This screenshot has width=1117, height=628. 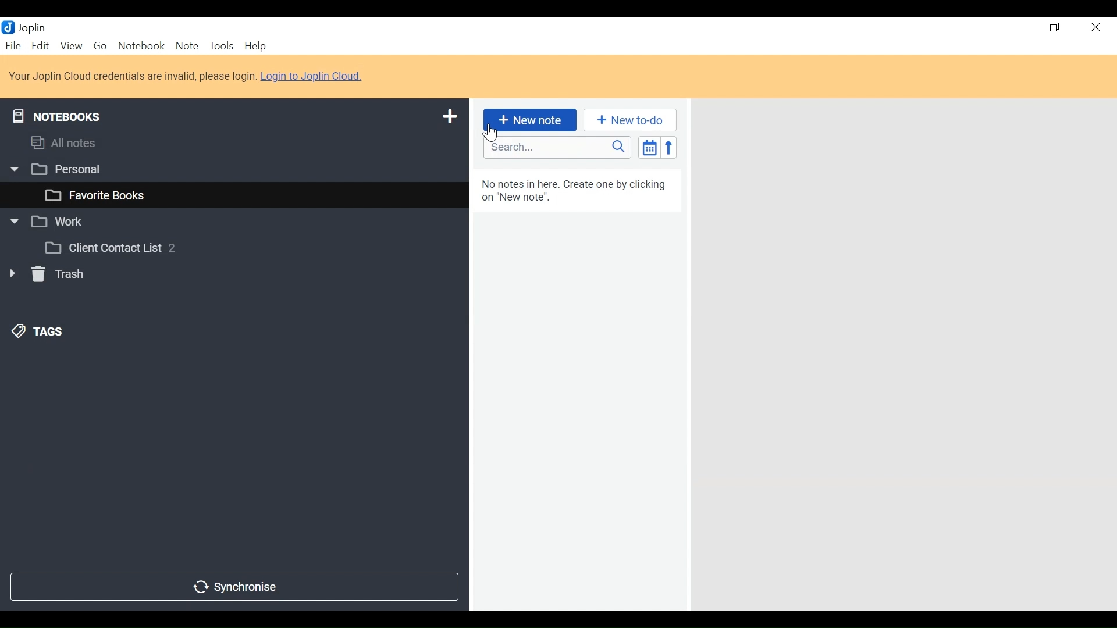 What do you see at coordinates (71, 47) in the screenshot?
I see `View` at bounding box center [71, 47].